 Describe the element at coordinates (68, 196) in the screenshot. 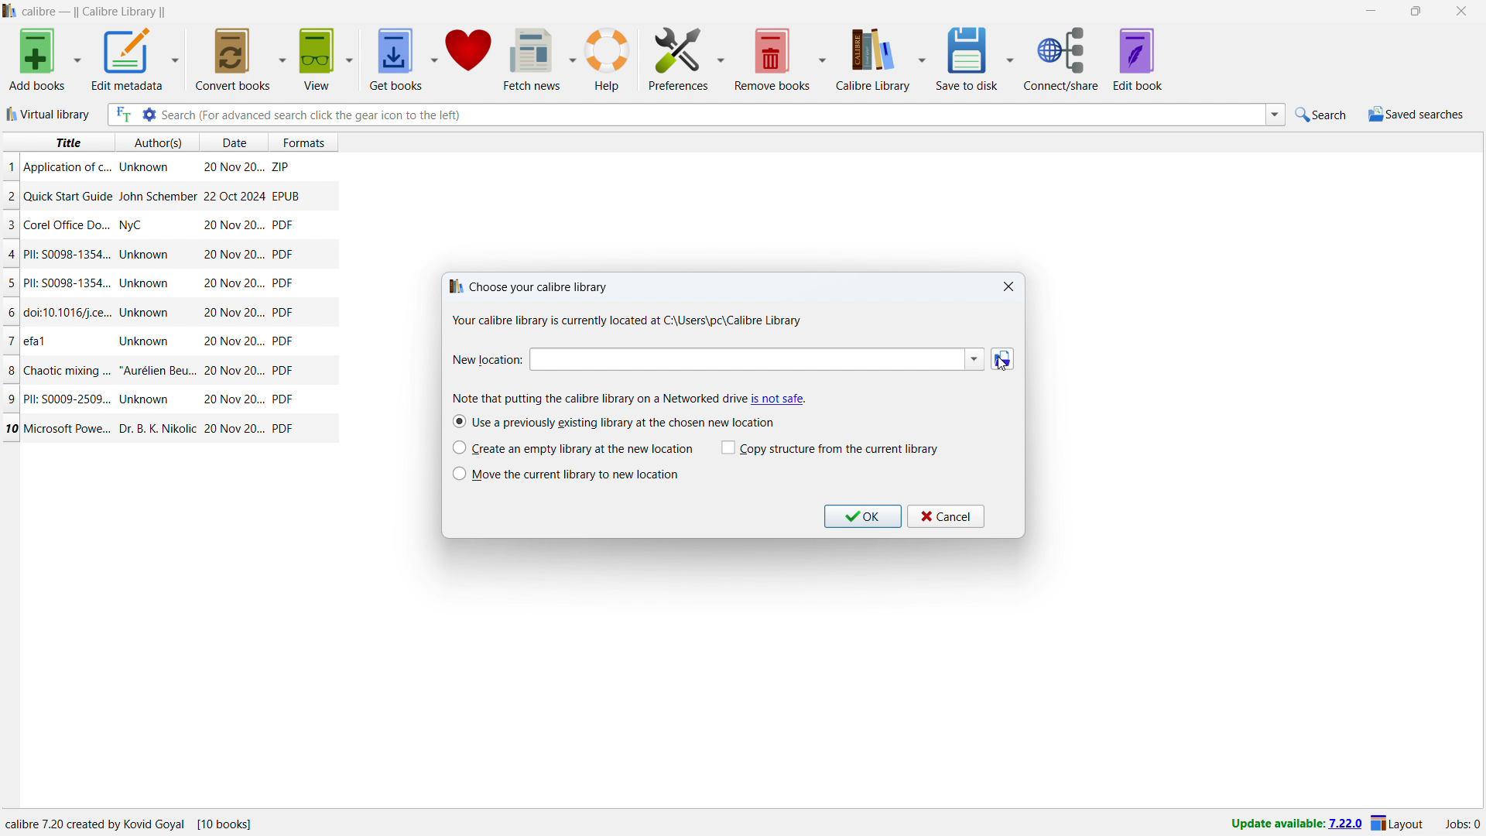

I see `Title` at that location.